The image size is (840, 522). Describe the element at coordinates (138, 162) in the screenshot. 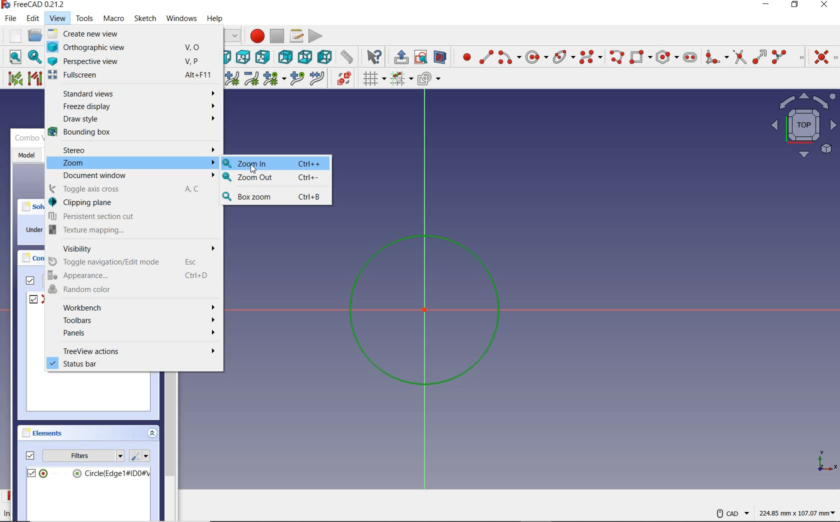

I see `Zoom` at that location.